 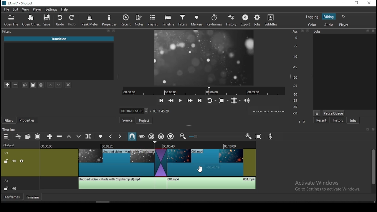 I want to click on paste filter, so click(x=33, y=84).